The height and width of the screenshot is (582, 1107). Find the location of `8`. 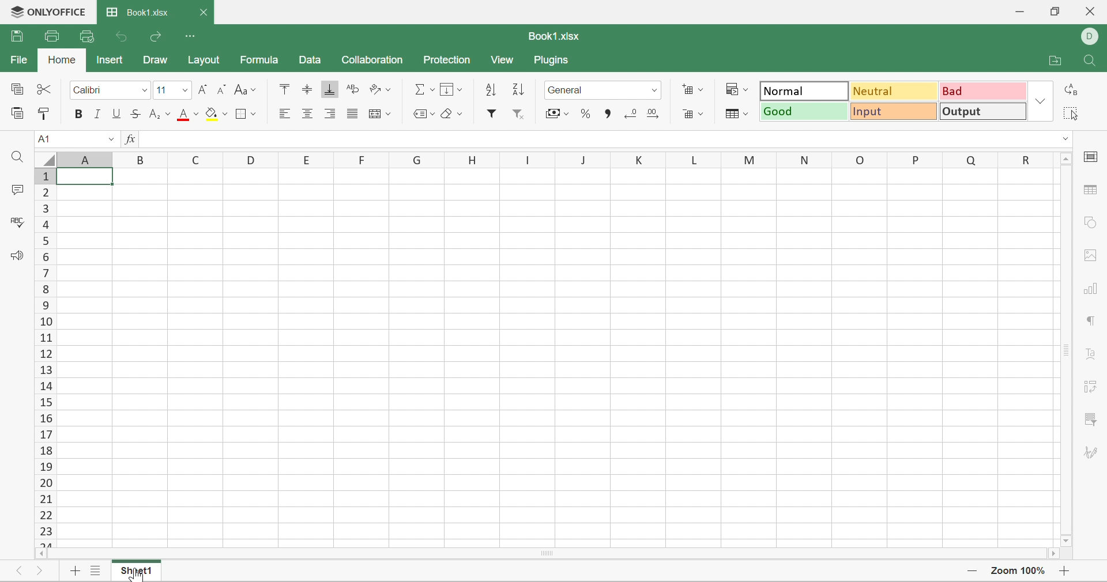

8 is located at coordinates (51, 290).